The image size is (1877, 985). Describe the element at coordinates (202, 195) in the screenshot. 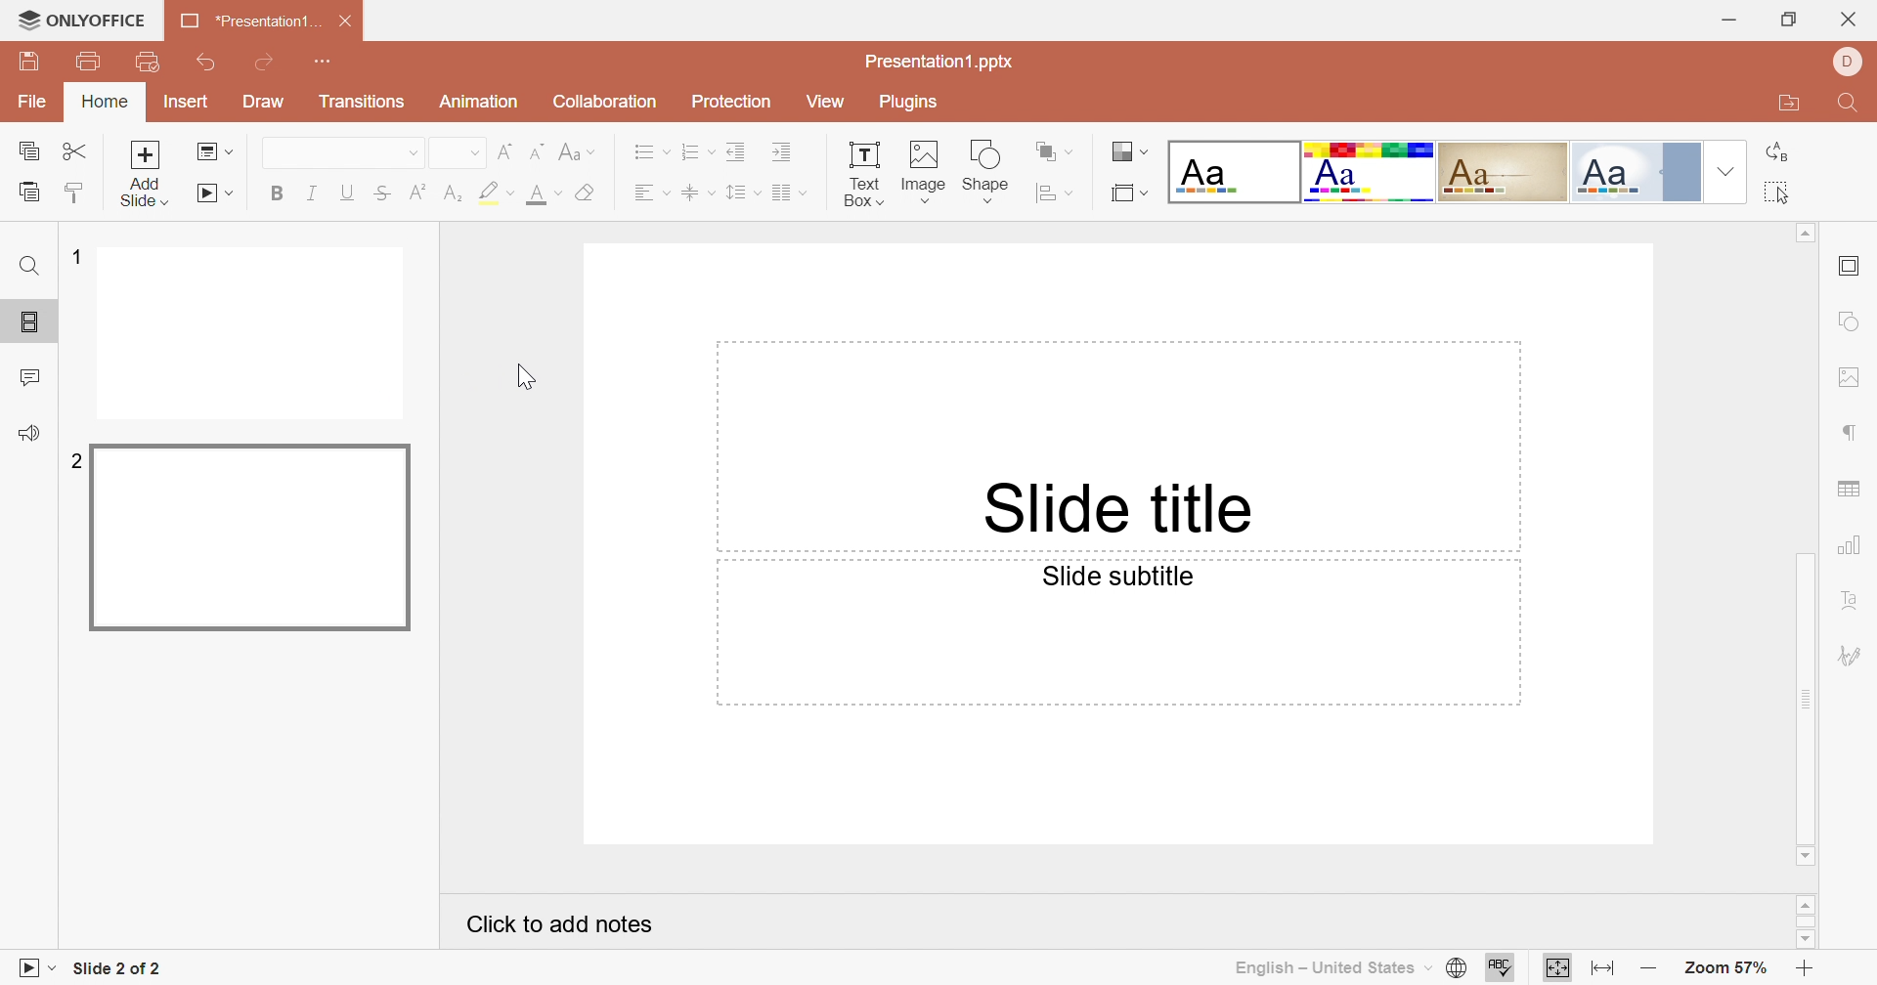

I see `Start Slideshow` at that location.